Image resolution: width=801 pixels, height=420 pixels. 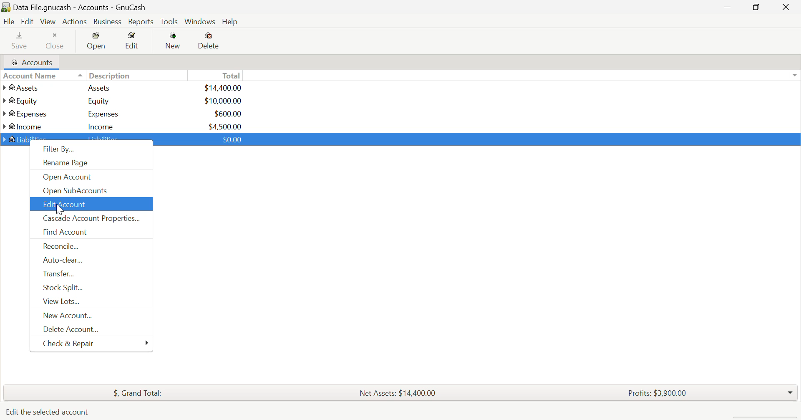 What do you see at coordinates (90, 177) in the screenshot?
I see `Open Account` at bounding box center [90, 177].